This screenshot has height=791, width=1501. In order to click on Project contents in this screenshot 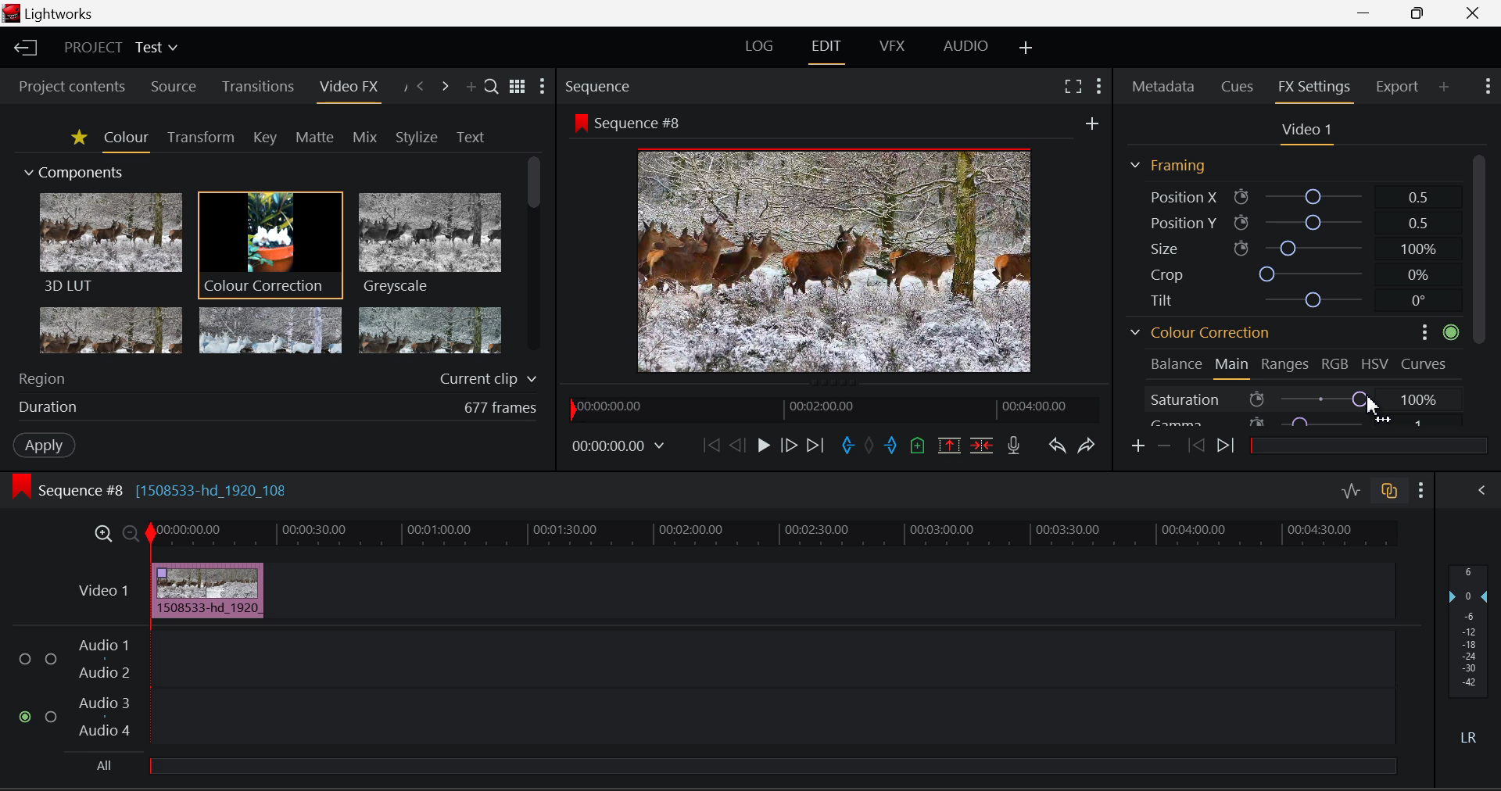, I will do `click(66, 85)`.